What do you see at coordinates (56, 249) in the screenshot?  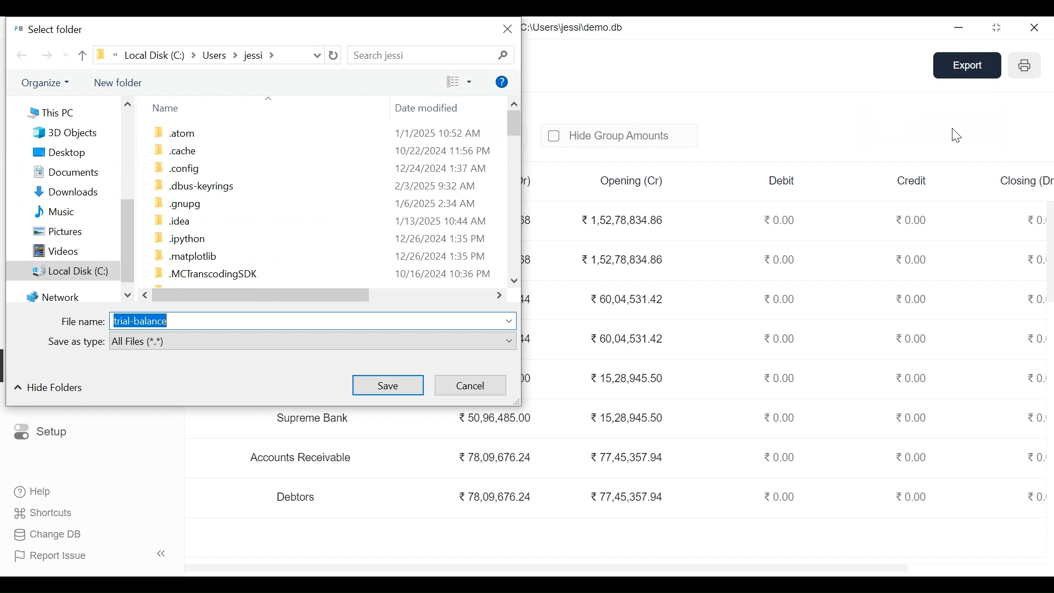 I see `Videos` at bounding box center [56, 249].